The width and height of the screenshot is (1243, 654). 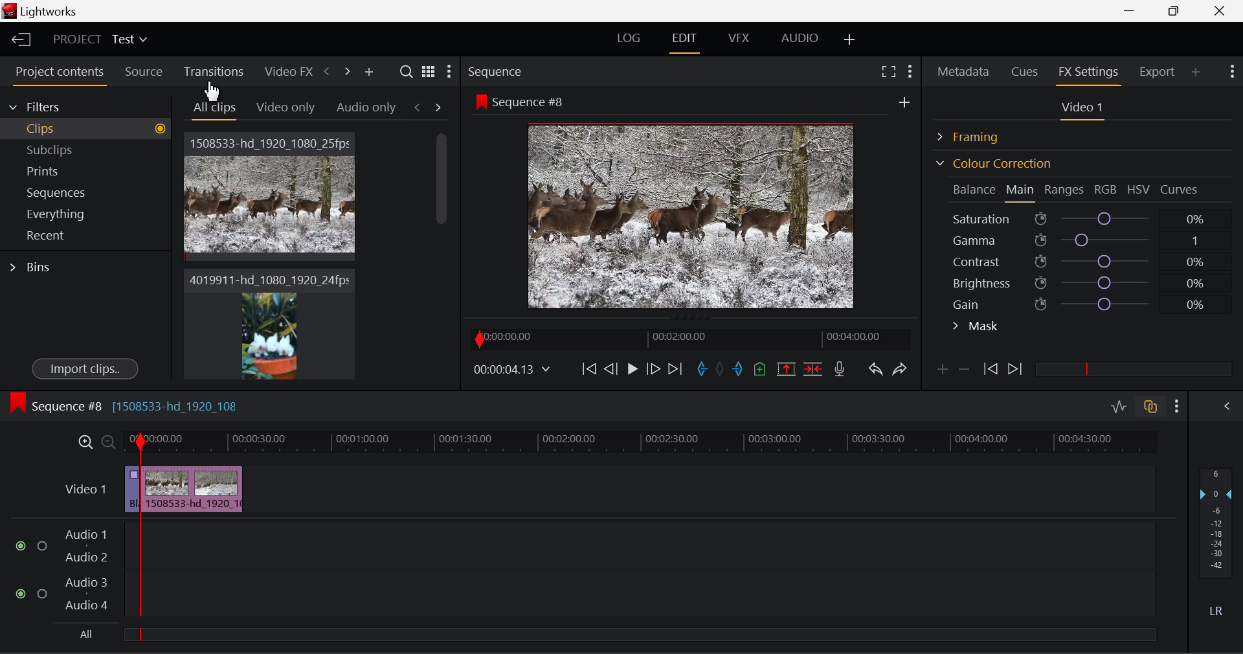 I want to click on Brightness, so click(x=1084, y=280).